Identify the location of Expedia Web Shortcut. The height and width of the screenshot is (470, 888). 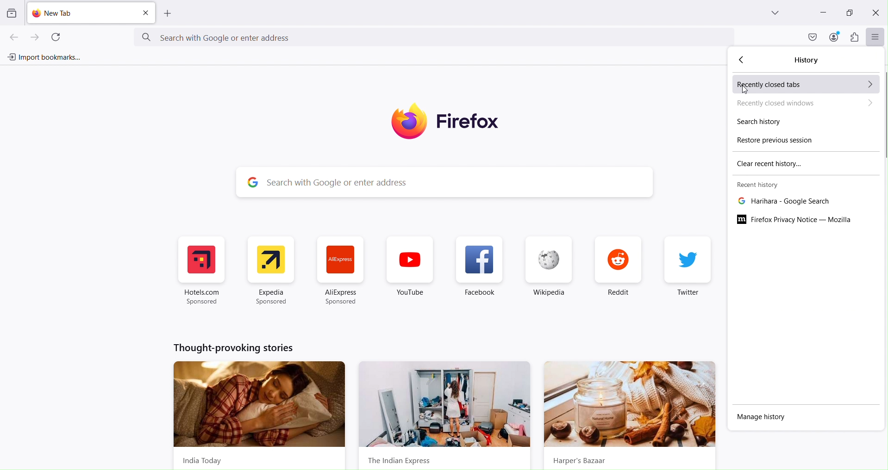
(269, 271).